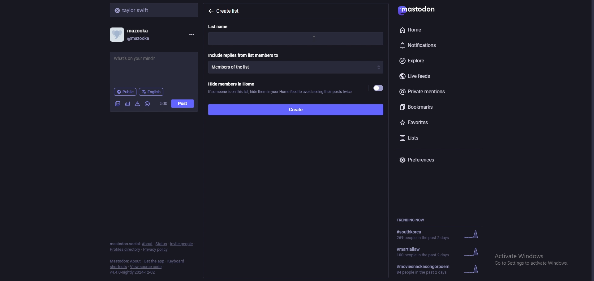 This screenshot has height=281, width=594. Describe the element at coordinates (296, 67) in the screenshot. I see `include replies from` at that location.